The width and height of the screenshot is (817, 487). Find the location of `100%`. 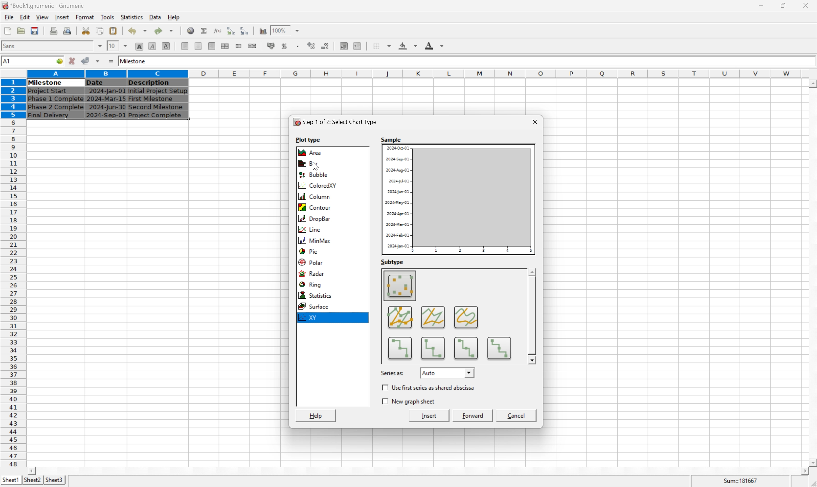

100% is located at coordinates (279, 29).